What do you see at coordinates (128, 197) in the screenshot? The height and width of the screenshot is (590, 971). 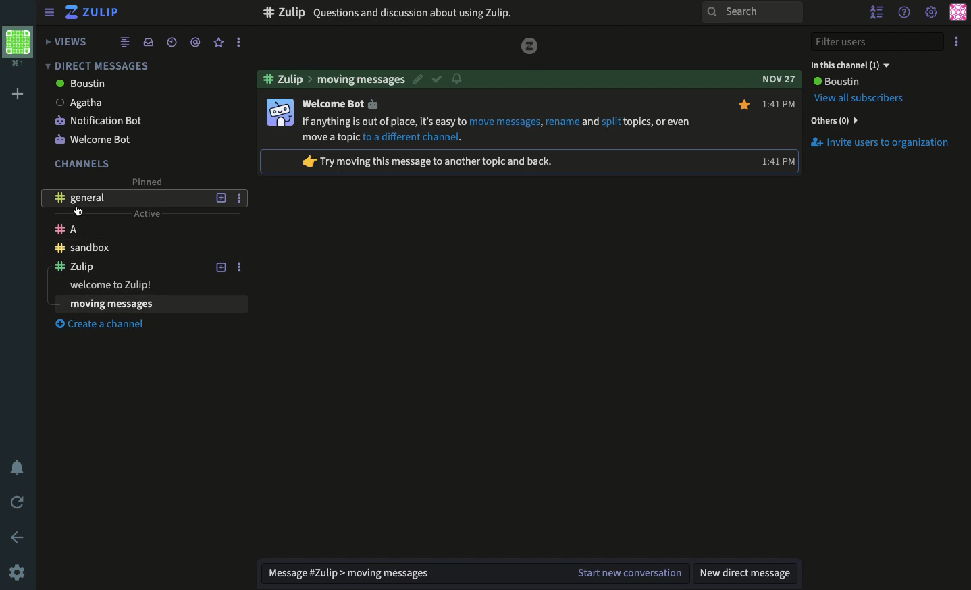 I see `General` at bounding box center [128, 197].